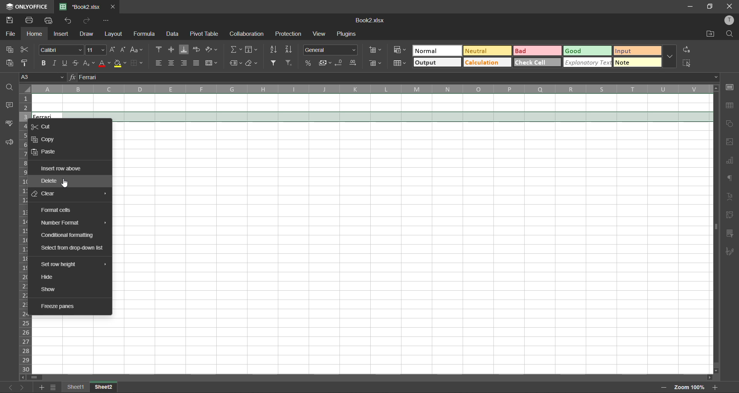 This screenshot has width=739, height=393. Describe the element at coordinates (61, 223) in the screenshot. I see `number format` at that location.